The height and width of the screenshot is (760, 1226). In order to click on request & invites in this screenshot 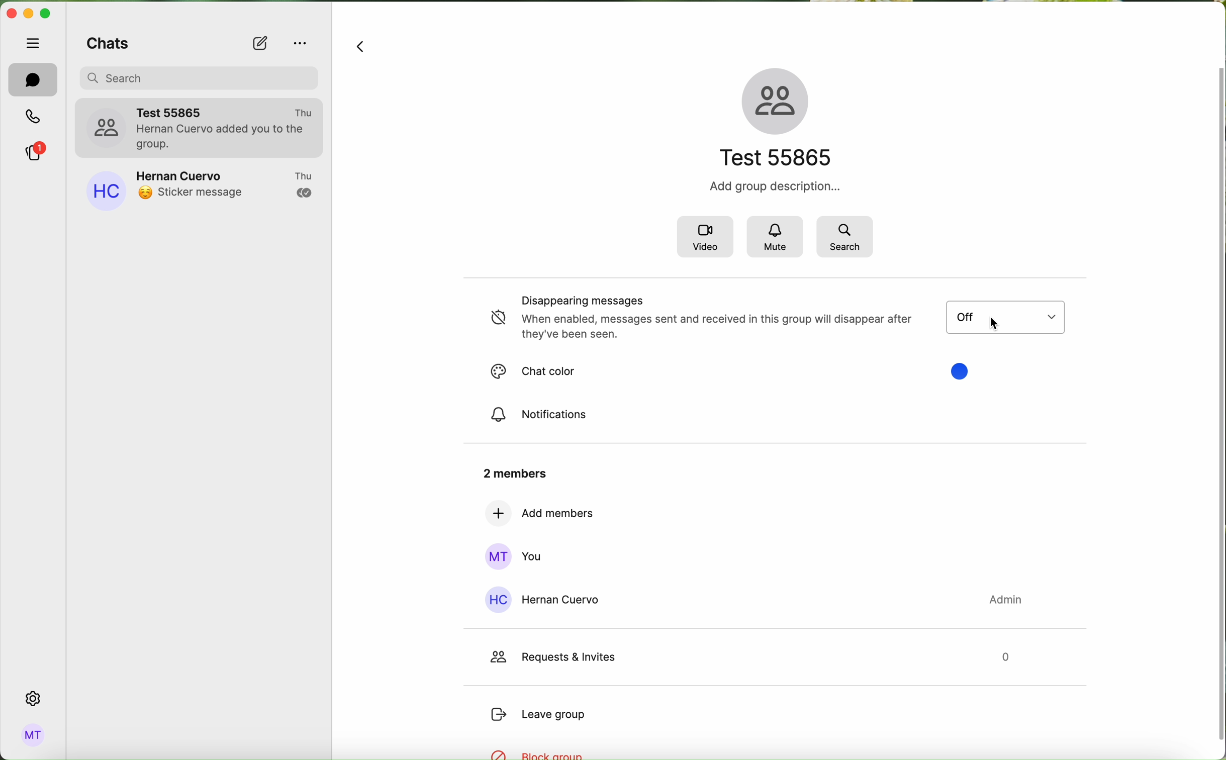, I will do `click(750, 659)`.